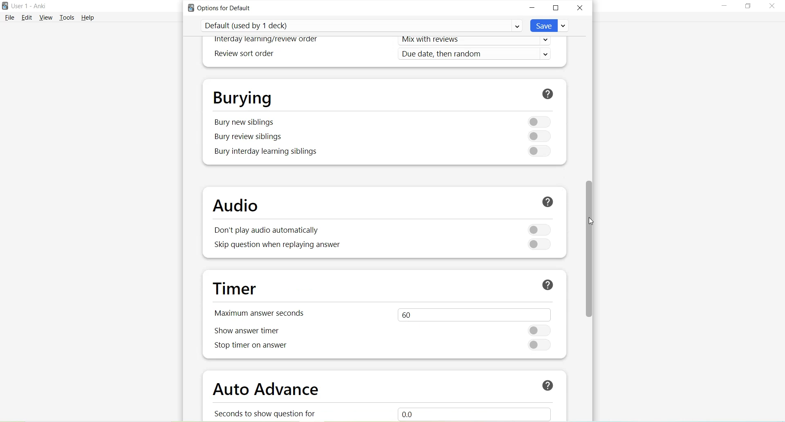 This screenshot has width=785, height=422. Describe the element at coordinates (541, 345) in the screenshot. I see `Toggle` at that location.